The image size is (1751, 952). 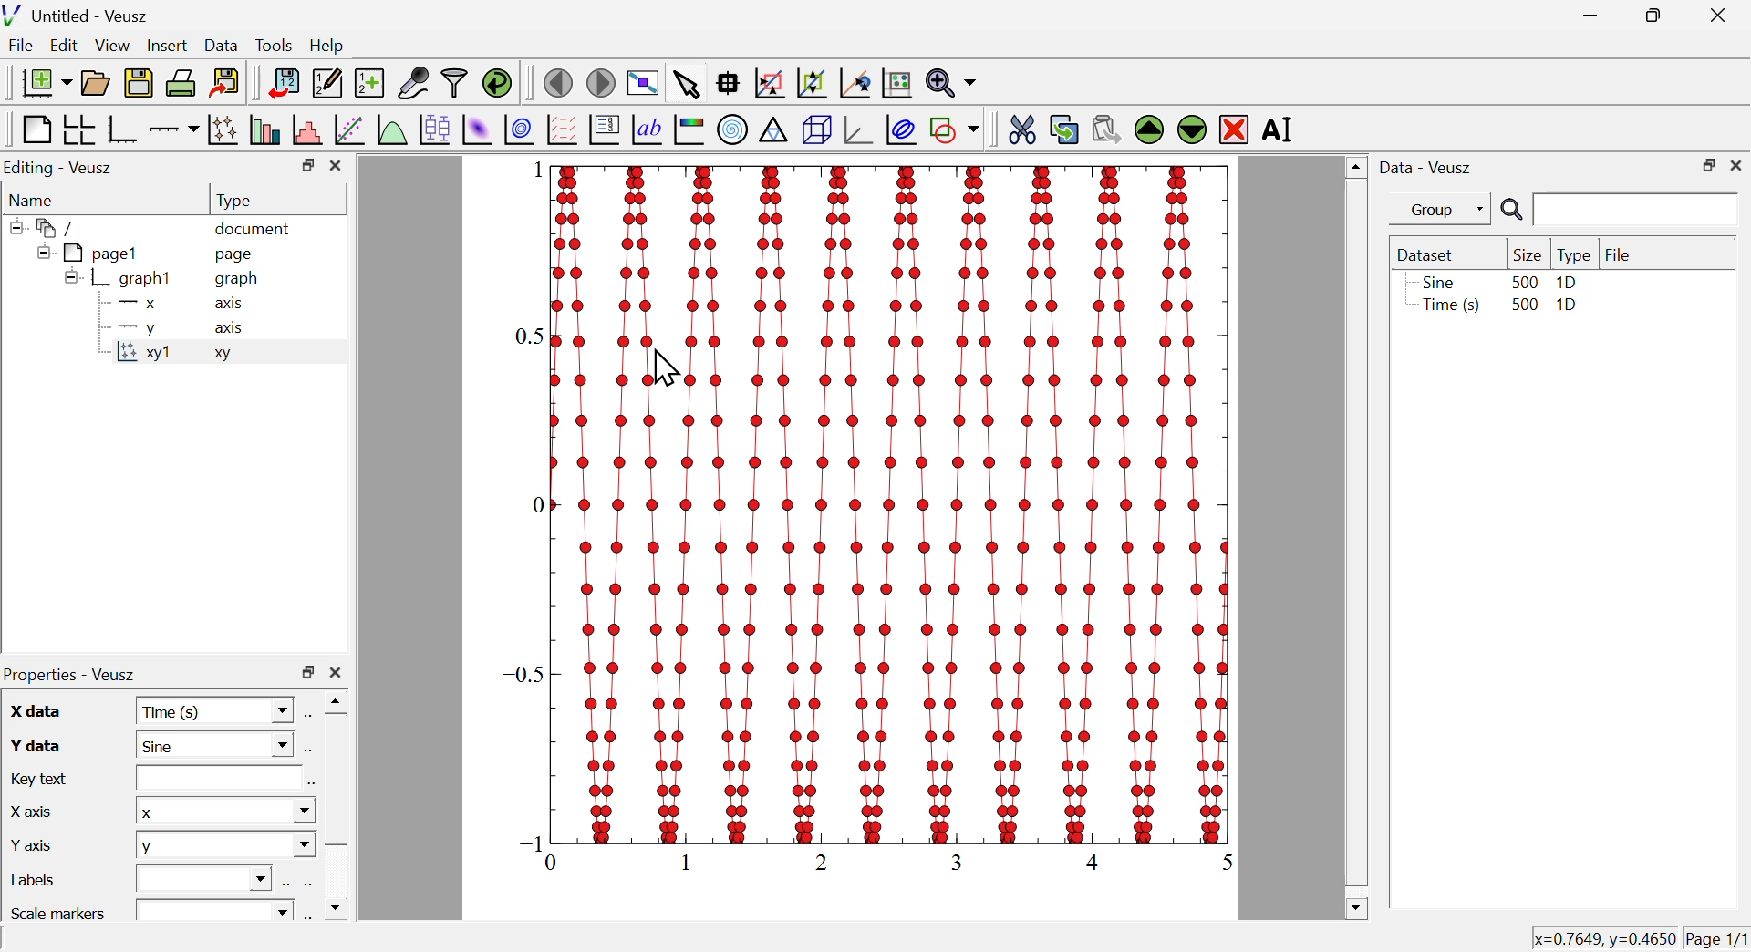 What do you see at coordinates (1284, 130) in the screenshot?
I see `rename the selected widget` at bounding box center [1284, 130].